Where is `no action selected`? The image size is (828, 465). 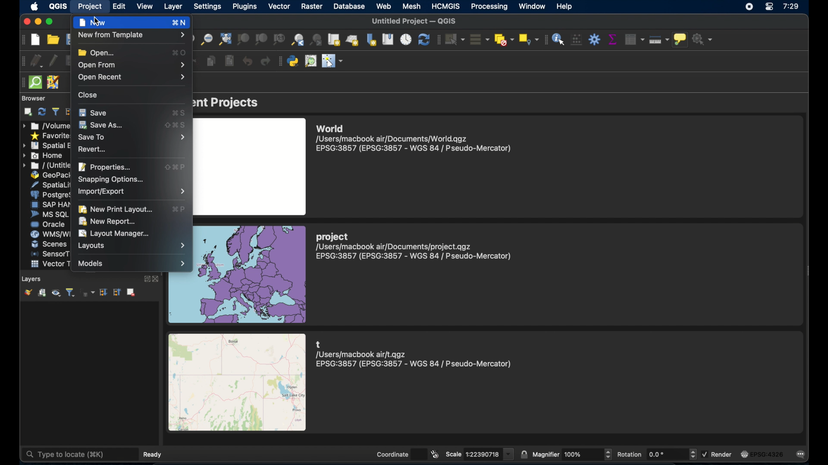 no action selected is located at coordinates (702, 39).